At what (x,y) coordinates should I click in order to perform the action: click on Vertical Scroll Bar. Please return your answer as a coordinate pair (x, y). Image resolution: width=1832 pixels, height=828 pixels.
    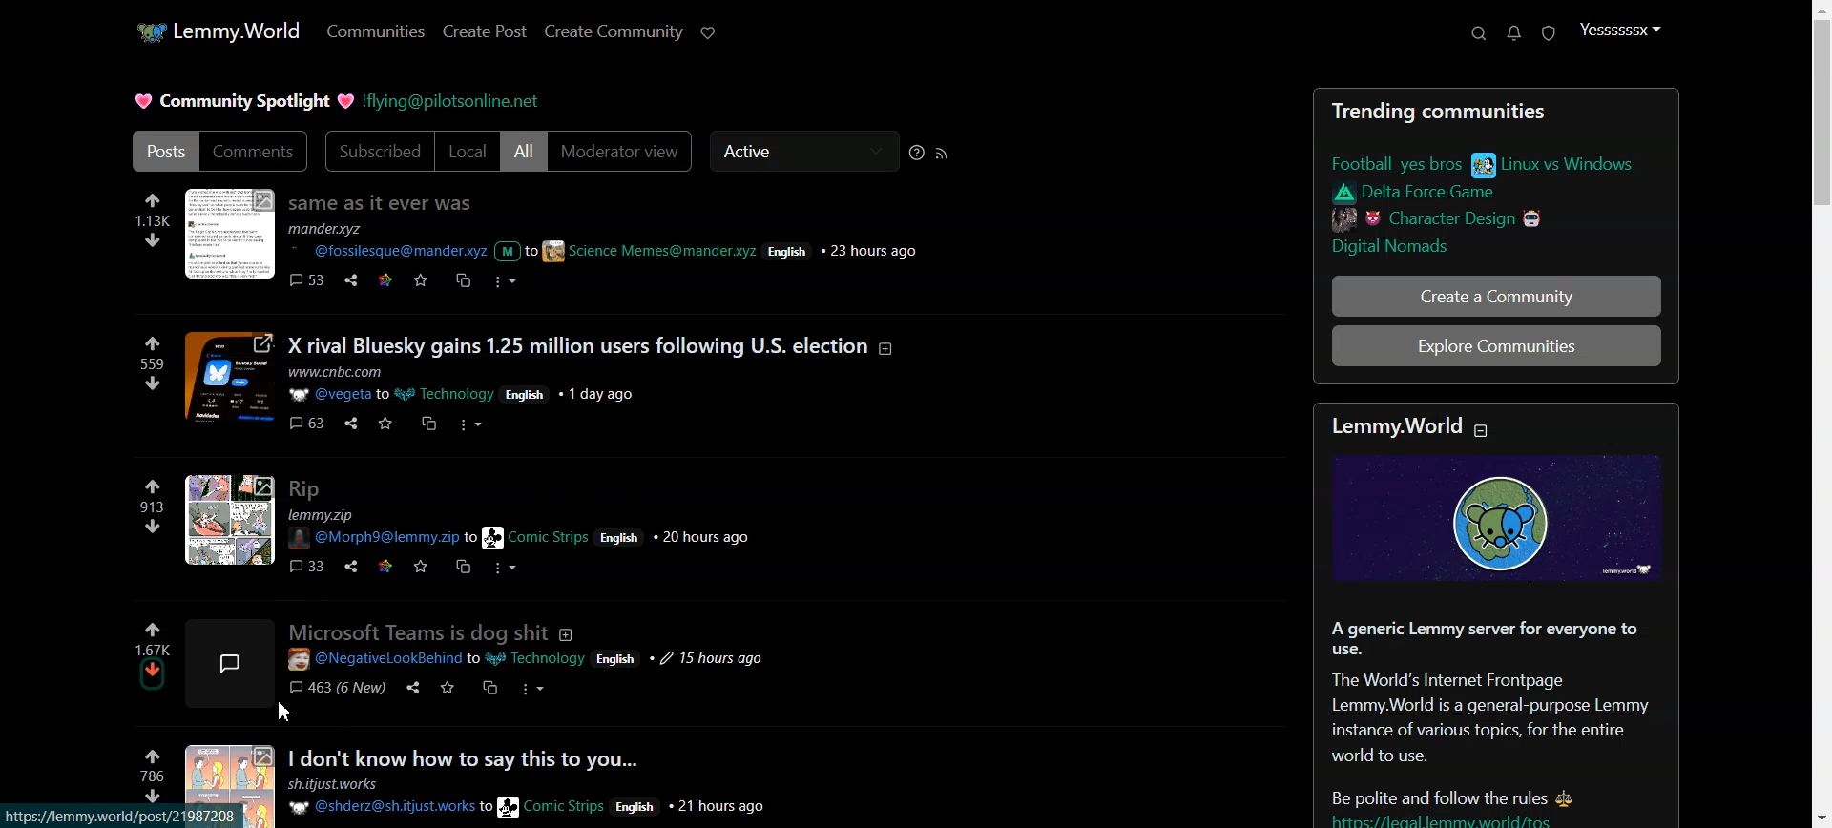
    Looking at the image, I should click on (1821, 414).